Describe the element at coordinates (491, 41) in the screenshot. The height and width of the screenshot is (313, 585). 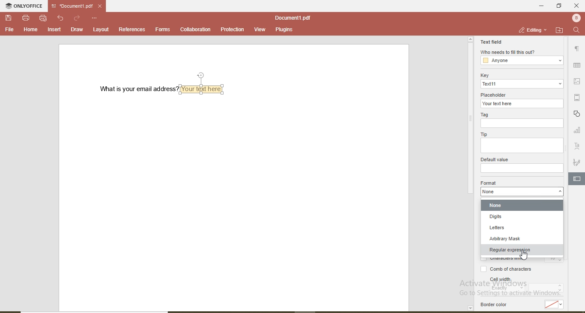
I see `text field ` at that location.